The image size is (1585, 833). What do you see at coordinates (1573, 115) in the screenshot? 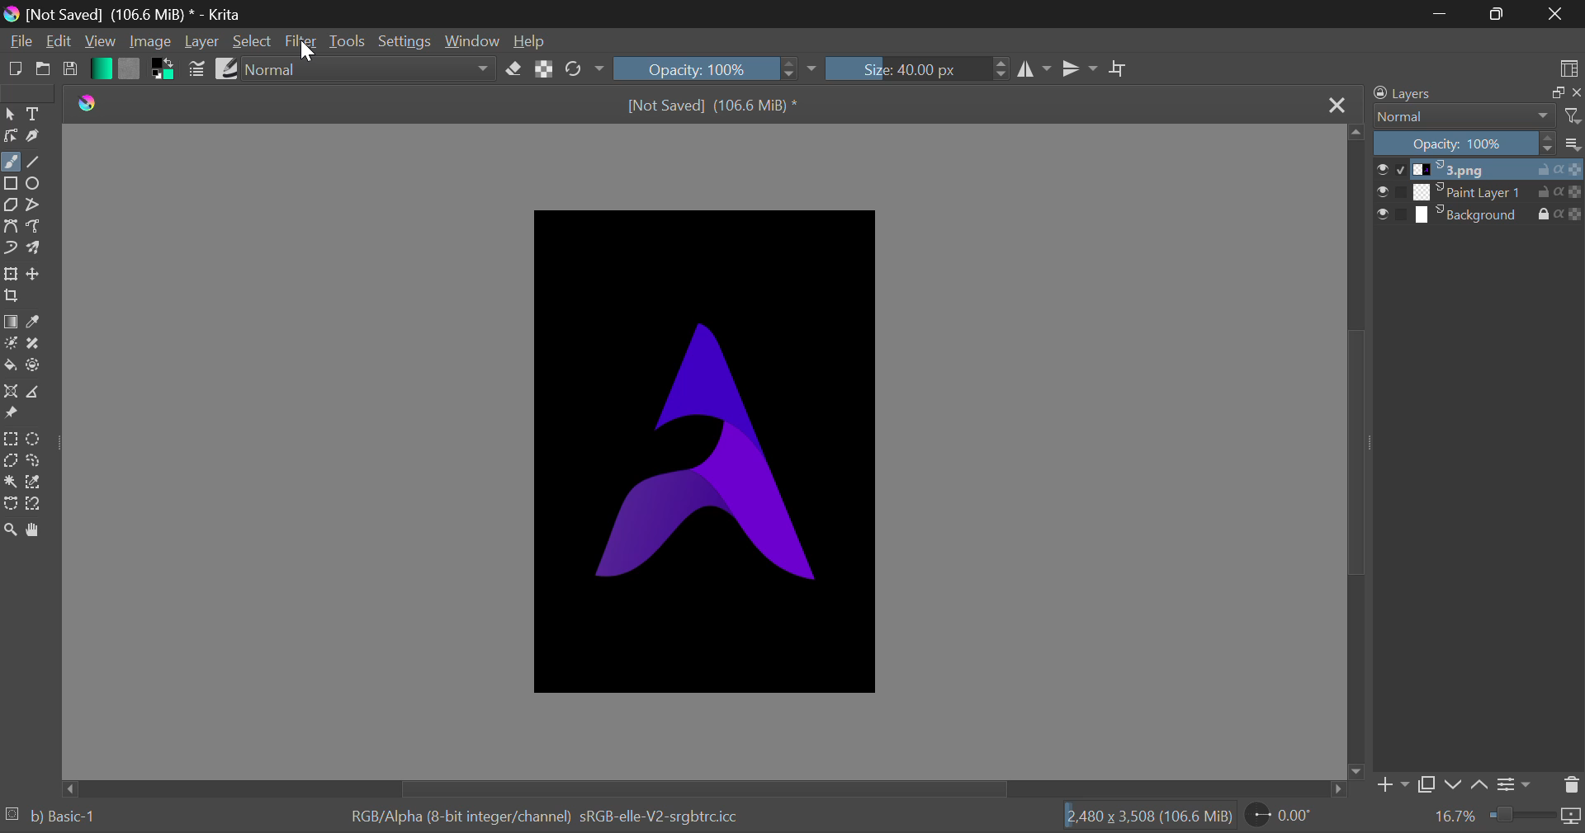
I see `filter` at bounding box center [1573, 115].